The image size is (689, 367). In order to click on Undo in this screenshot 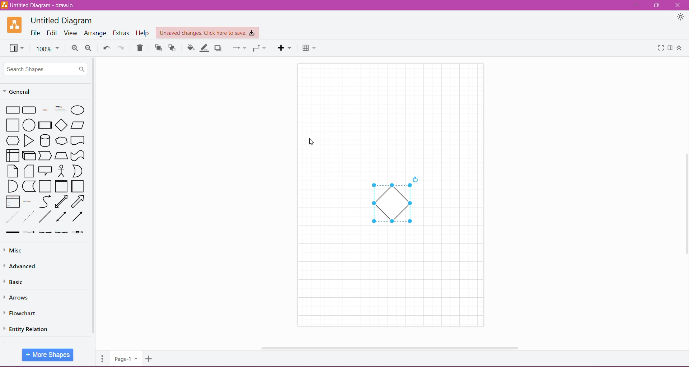, I will do `click(107, 48)`.